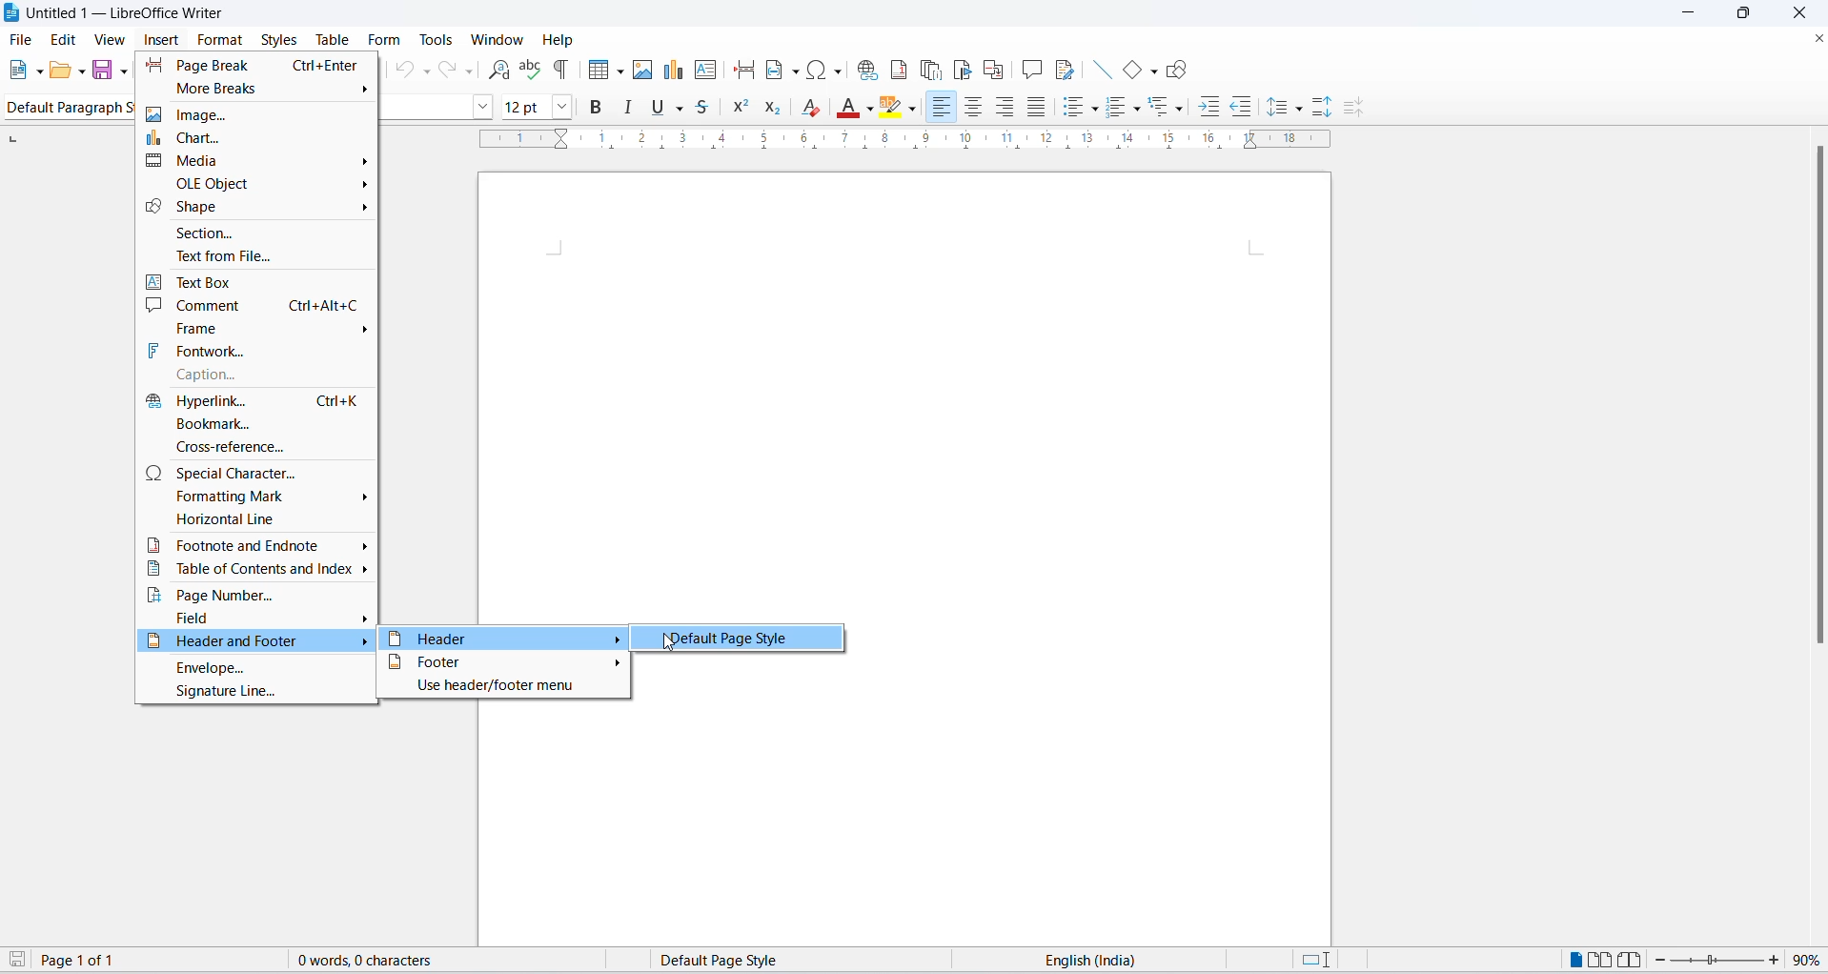 The image size is (1828, 974). What do you see at coordinates (110, 38) in the screenshot?
I see `view` at bounding box center [110, 38].